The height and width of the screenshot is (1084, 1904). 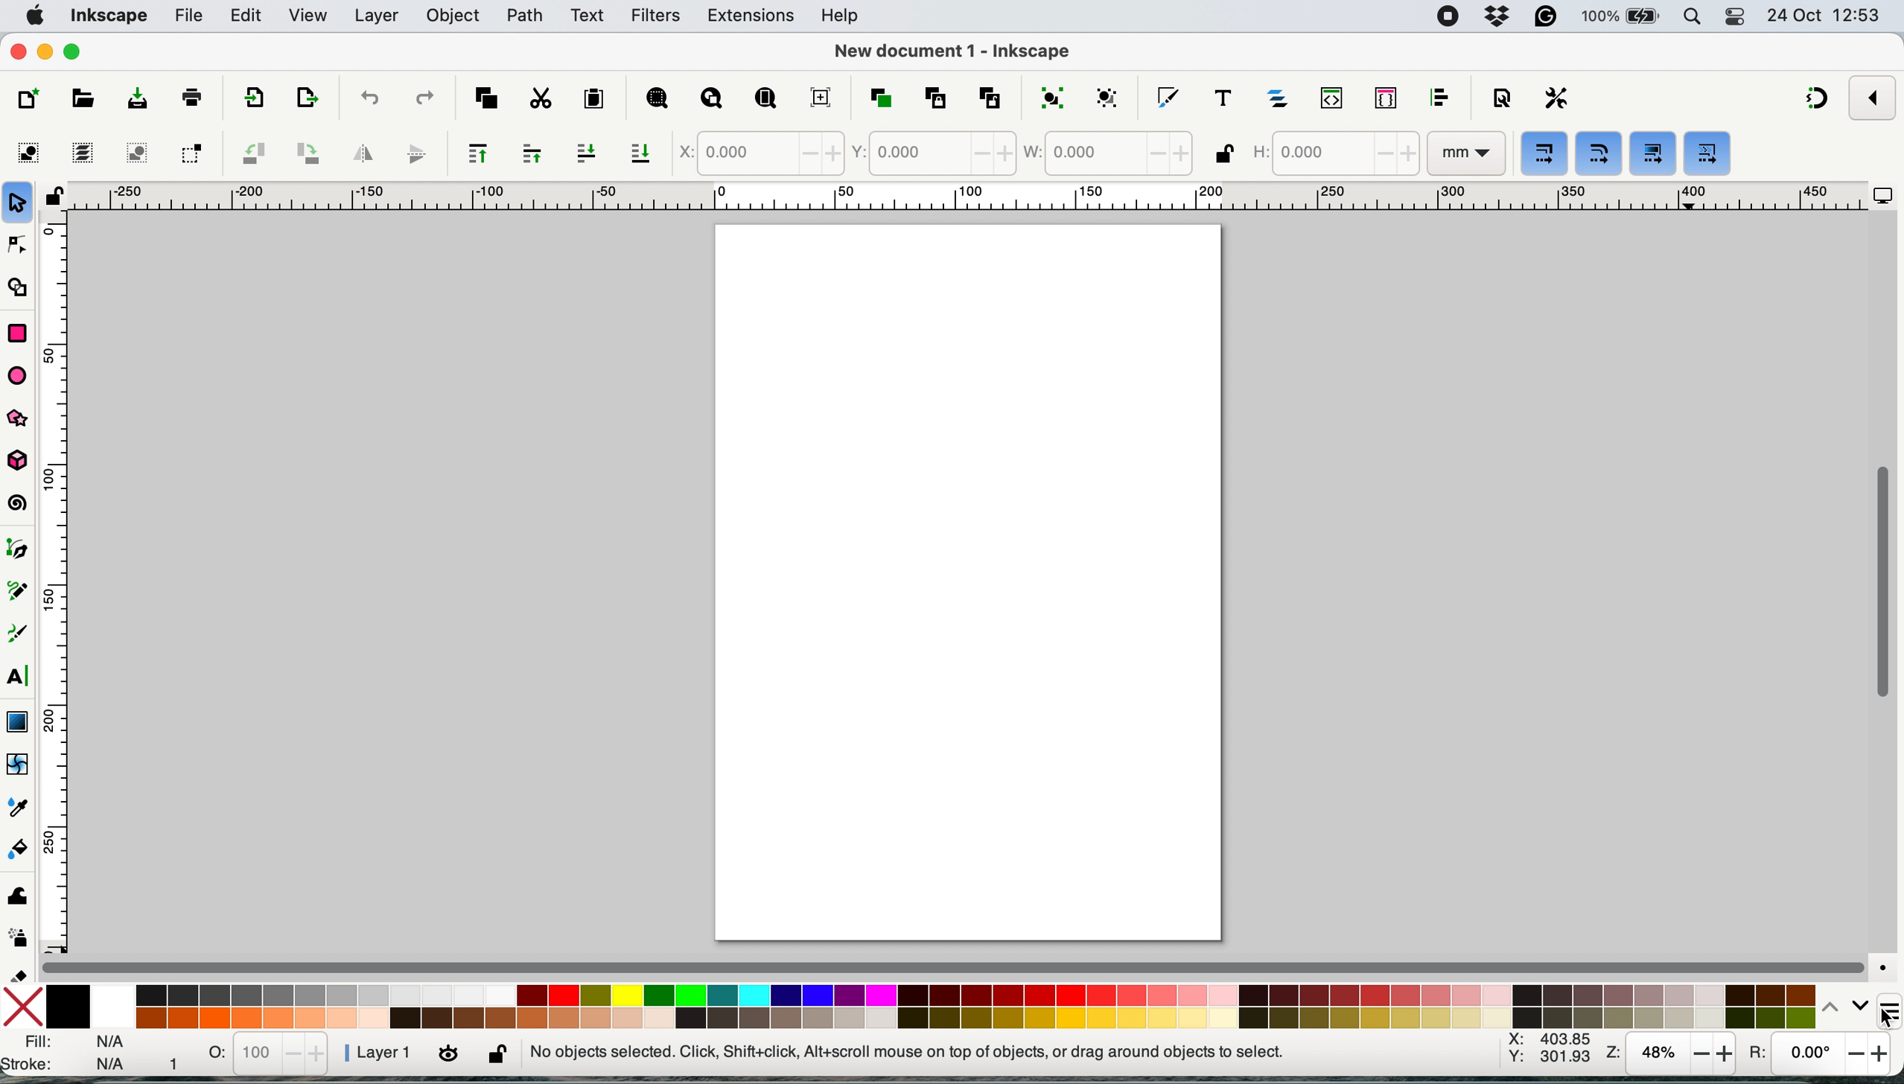 I want to click on minimise, so click(x=45, y=54).